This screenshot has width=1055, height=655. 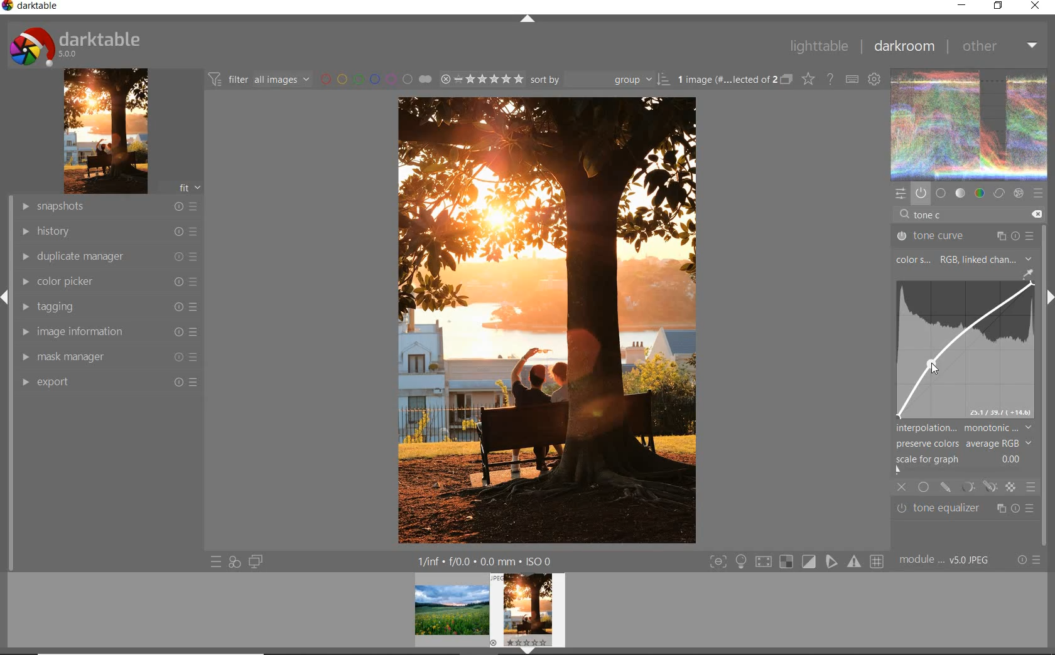 I want to click on cursor position, so click(x=933, y=367).